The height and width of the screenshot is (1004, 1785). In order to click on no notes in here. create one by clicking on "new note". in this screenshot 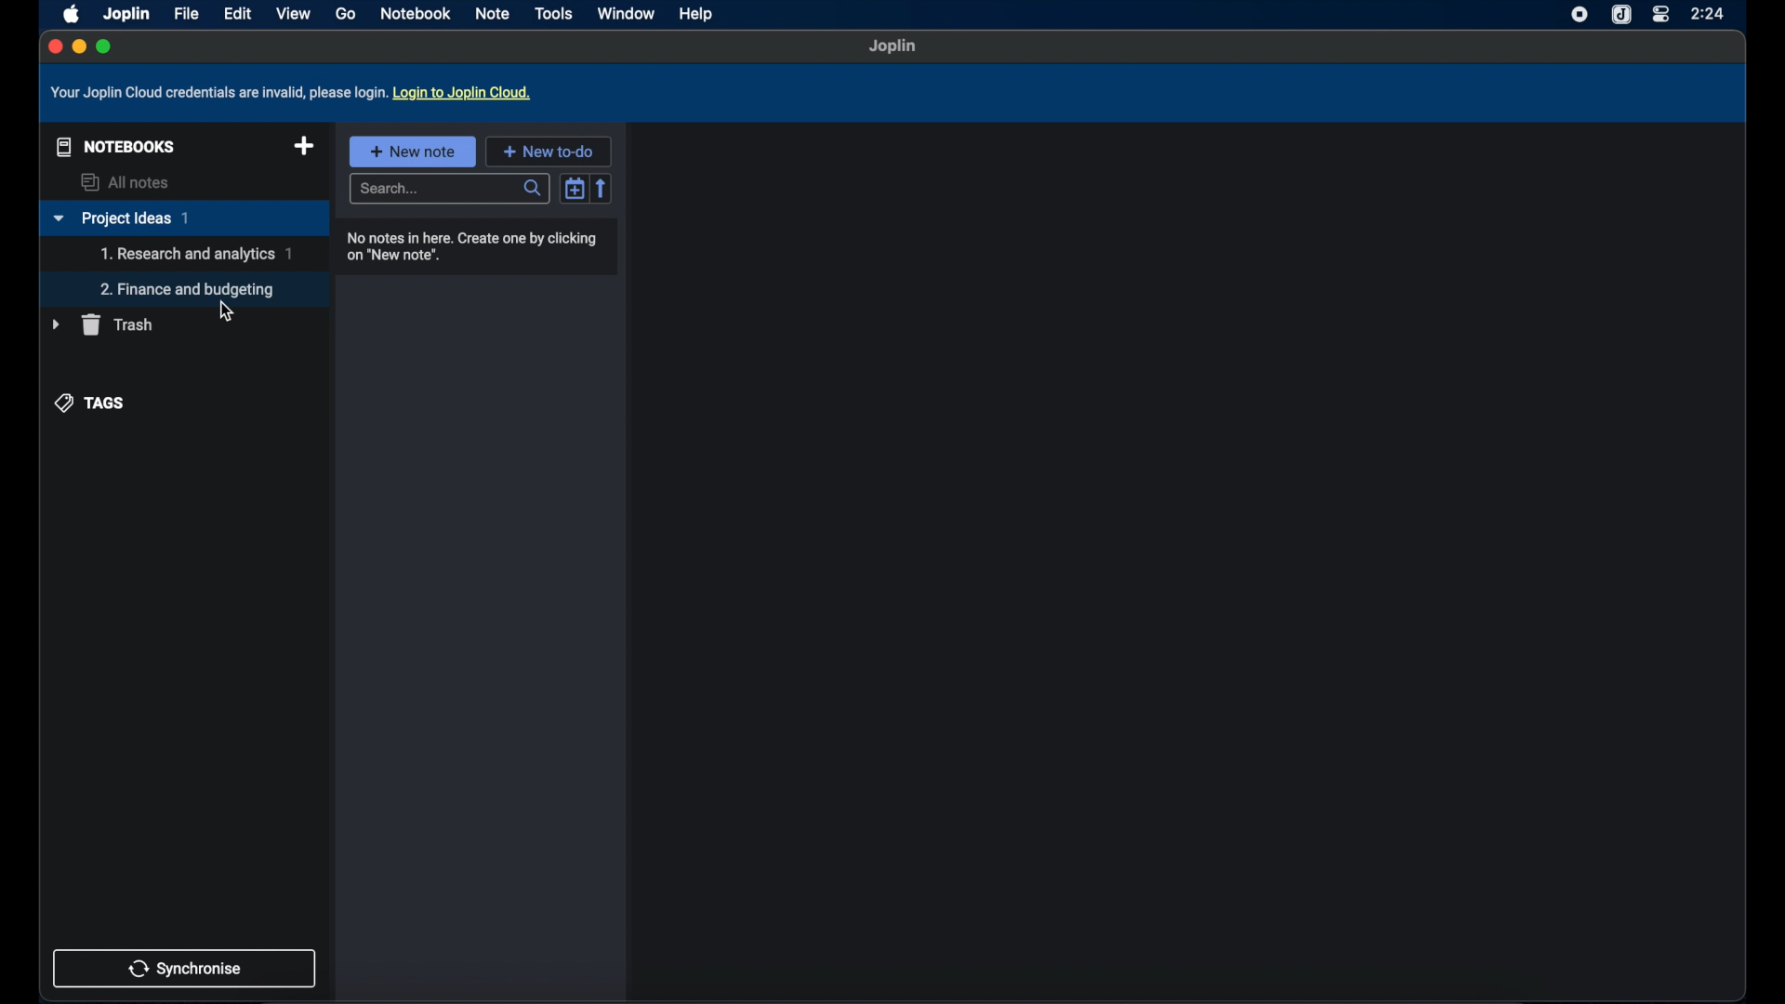, I will do `click(475, 246)`.